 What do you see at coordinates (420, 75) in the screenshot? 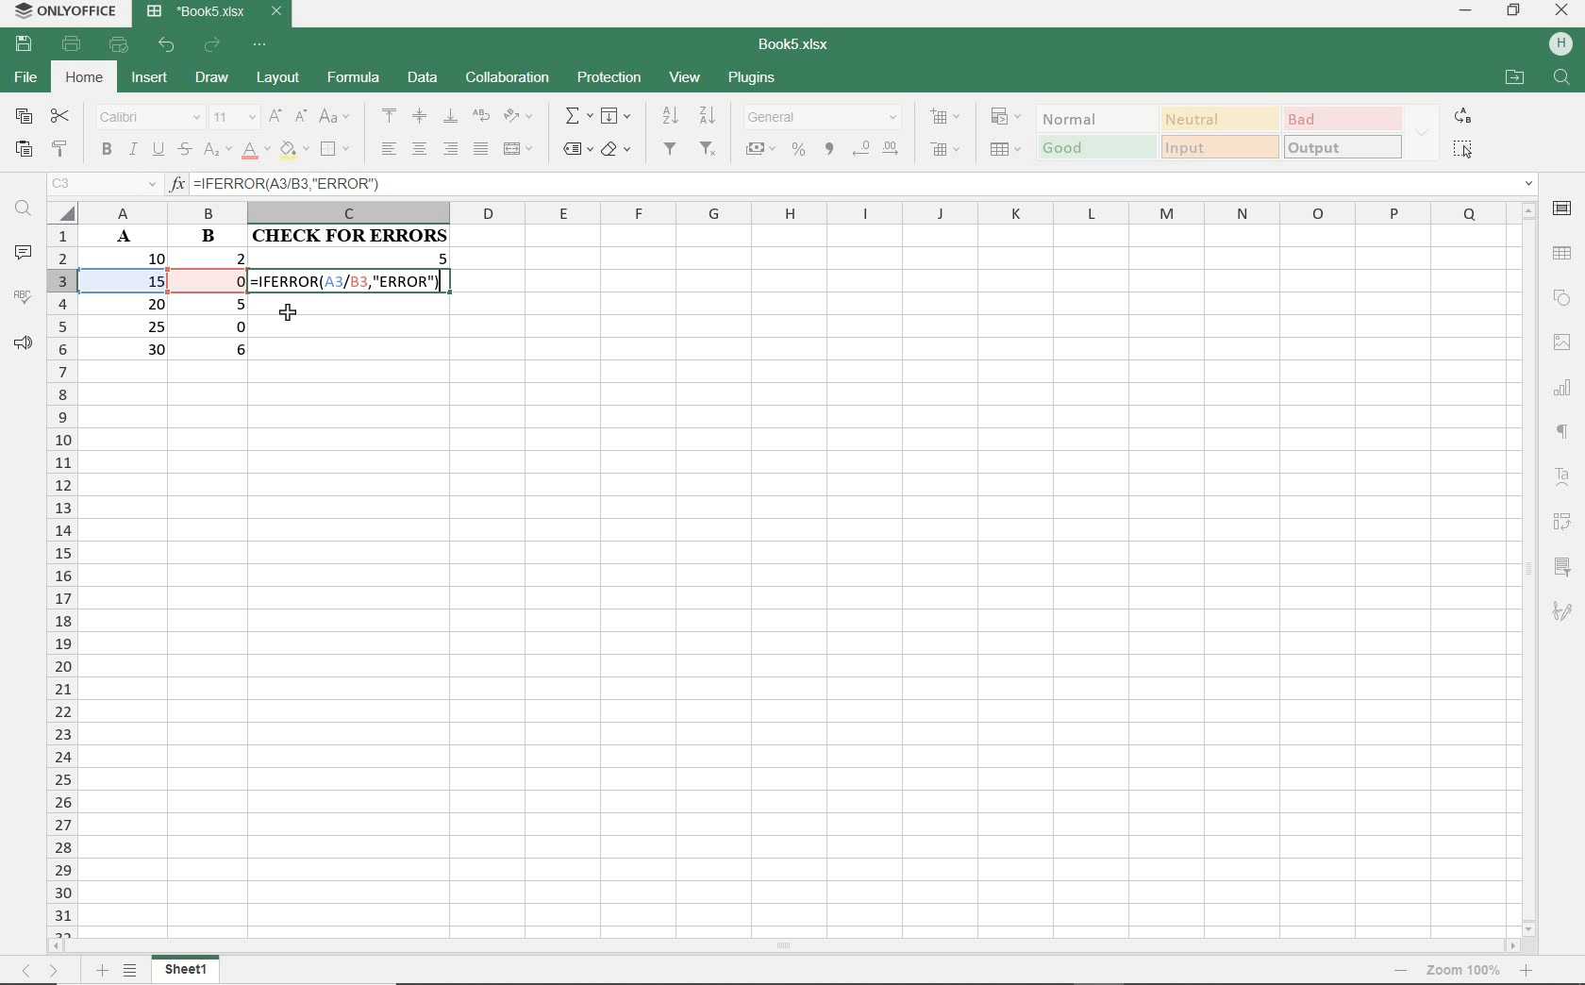
I see `DATA` at bounding box center [420, 75].